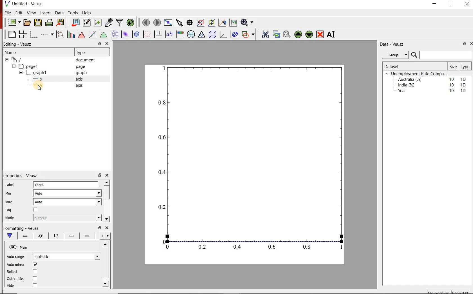 The image size is (473, 294). Describe the element at coordinates (432, 79) in the screenshot. I see `Australia (%) 10 1D` at that location.